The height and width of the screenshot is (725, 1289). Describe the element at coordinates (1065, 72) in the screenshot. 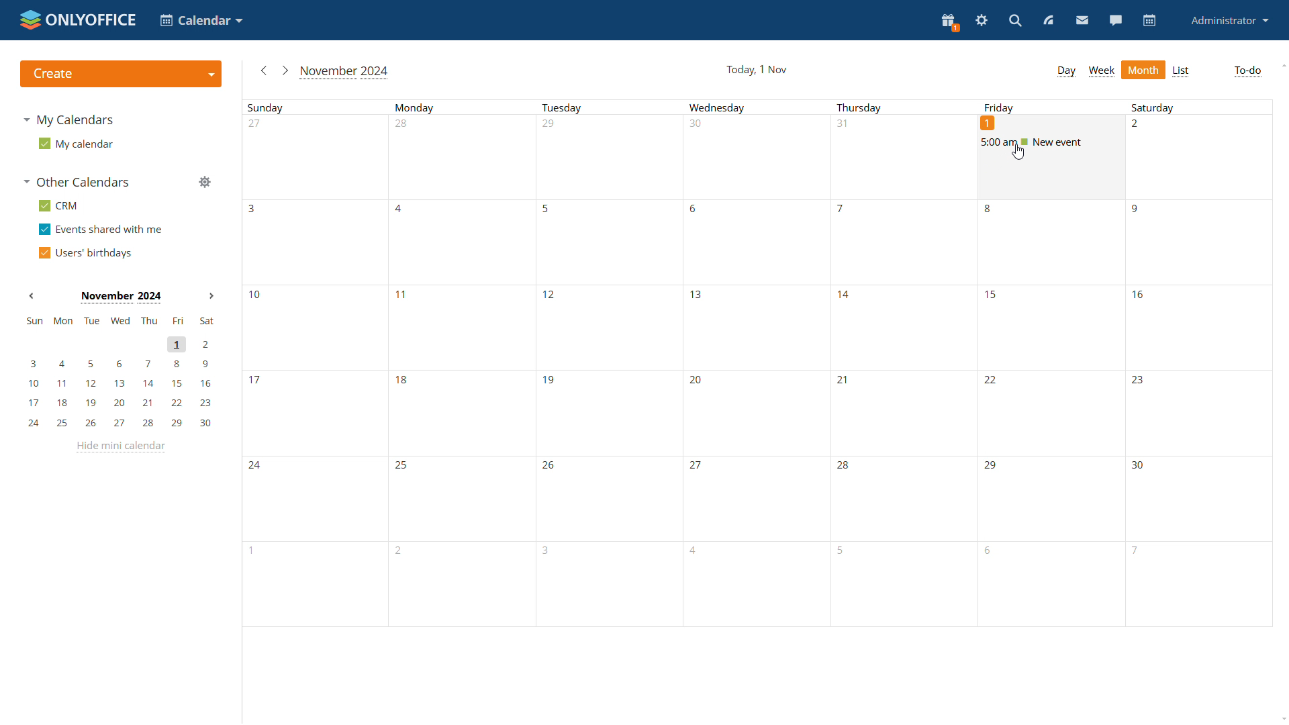

I see `day view` at that location.